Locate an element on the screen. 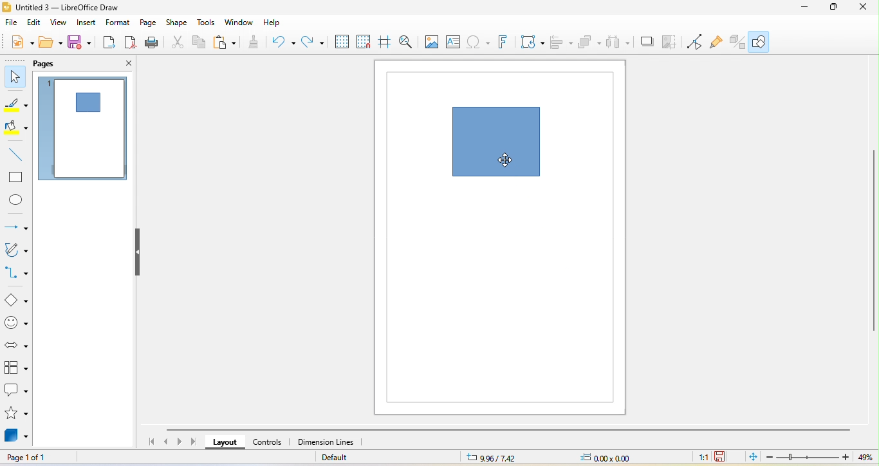 The width and height of the screenshot is (879, 466). fit page to current window is located at coordinates (751, 457).